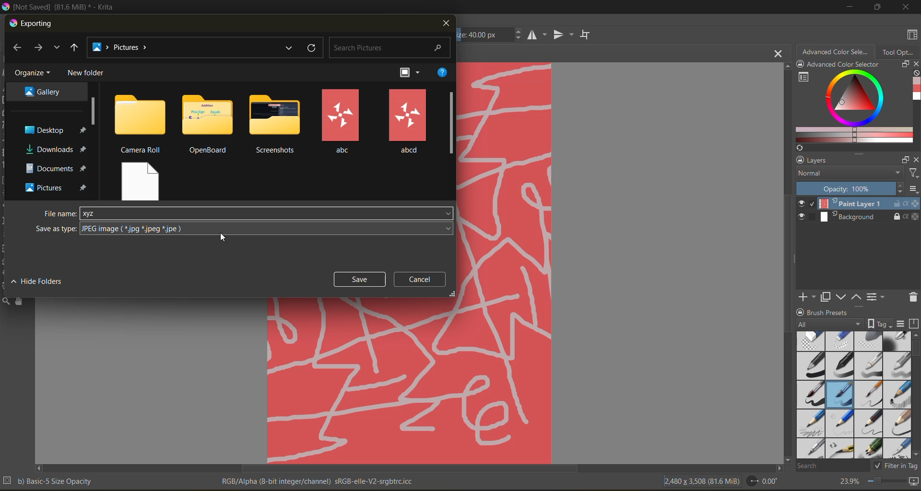  What do you see at coordinates (805, 296) in the screenshot?
I see `add` at bounding box center [805, 296].